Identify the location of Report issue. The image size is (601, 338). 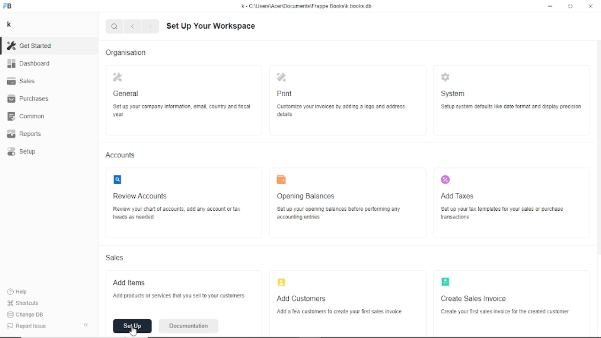
(25, 325).